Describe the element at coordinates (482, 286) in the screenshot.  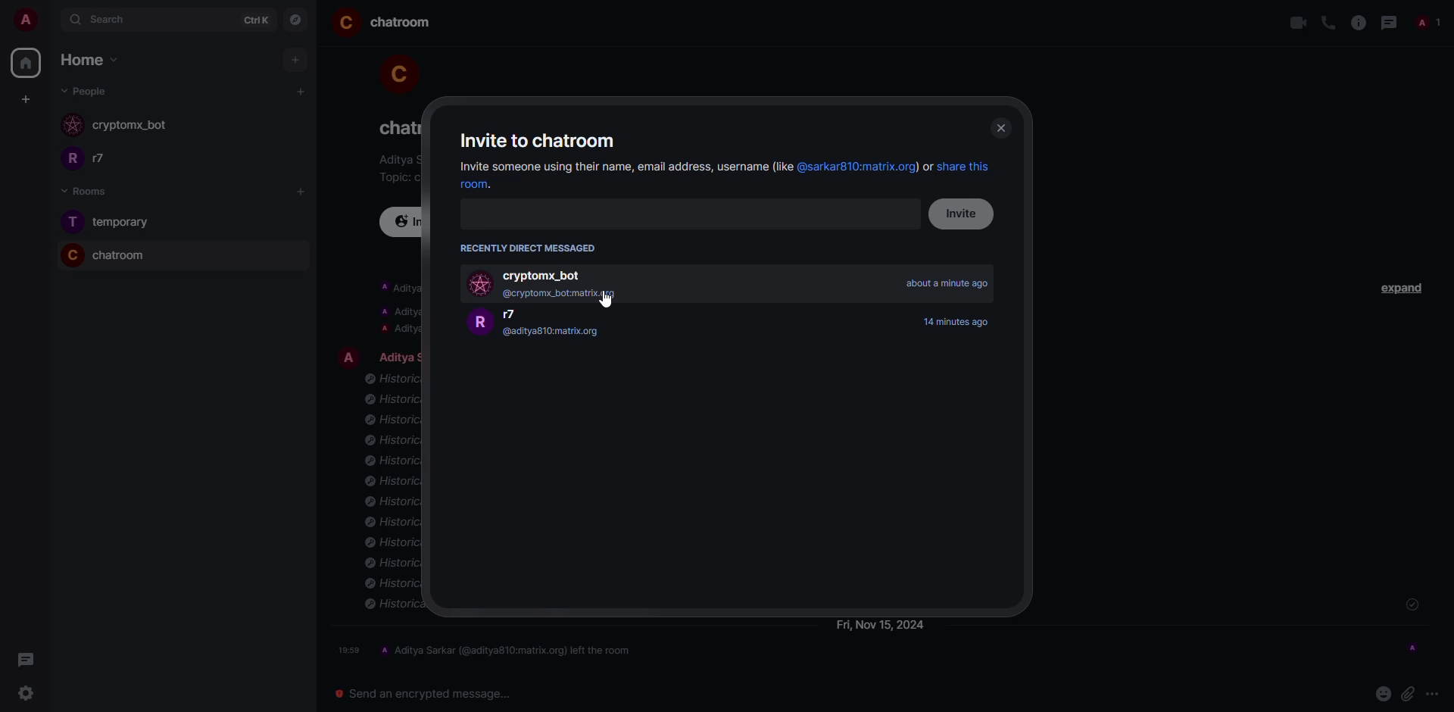
I see `profile image` at that location.